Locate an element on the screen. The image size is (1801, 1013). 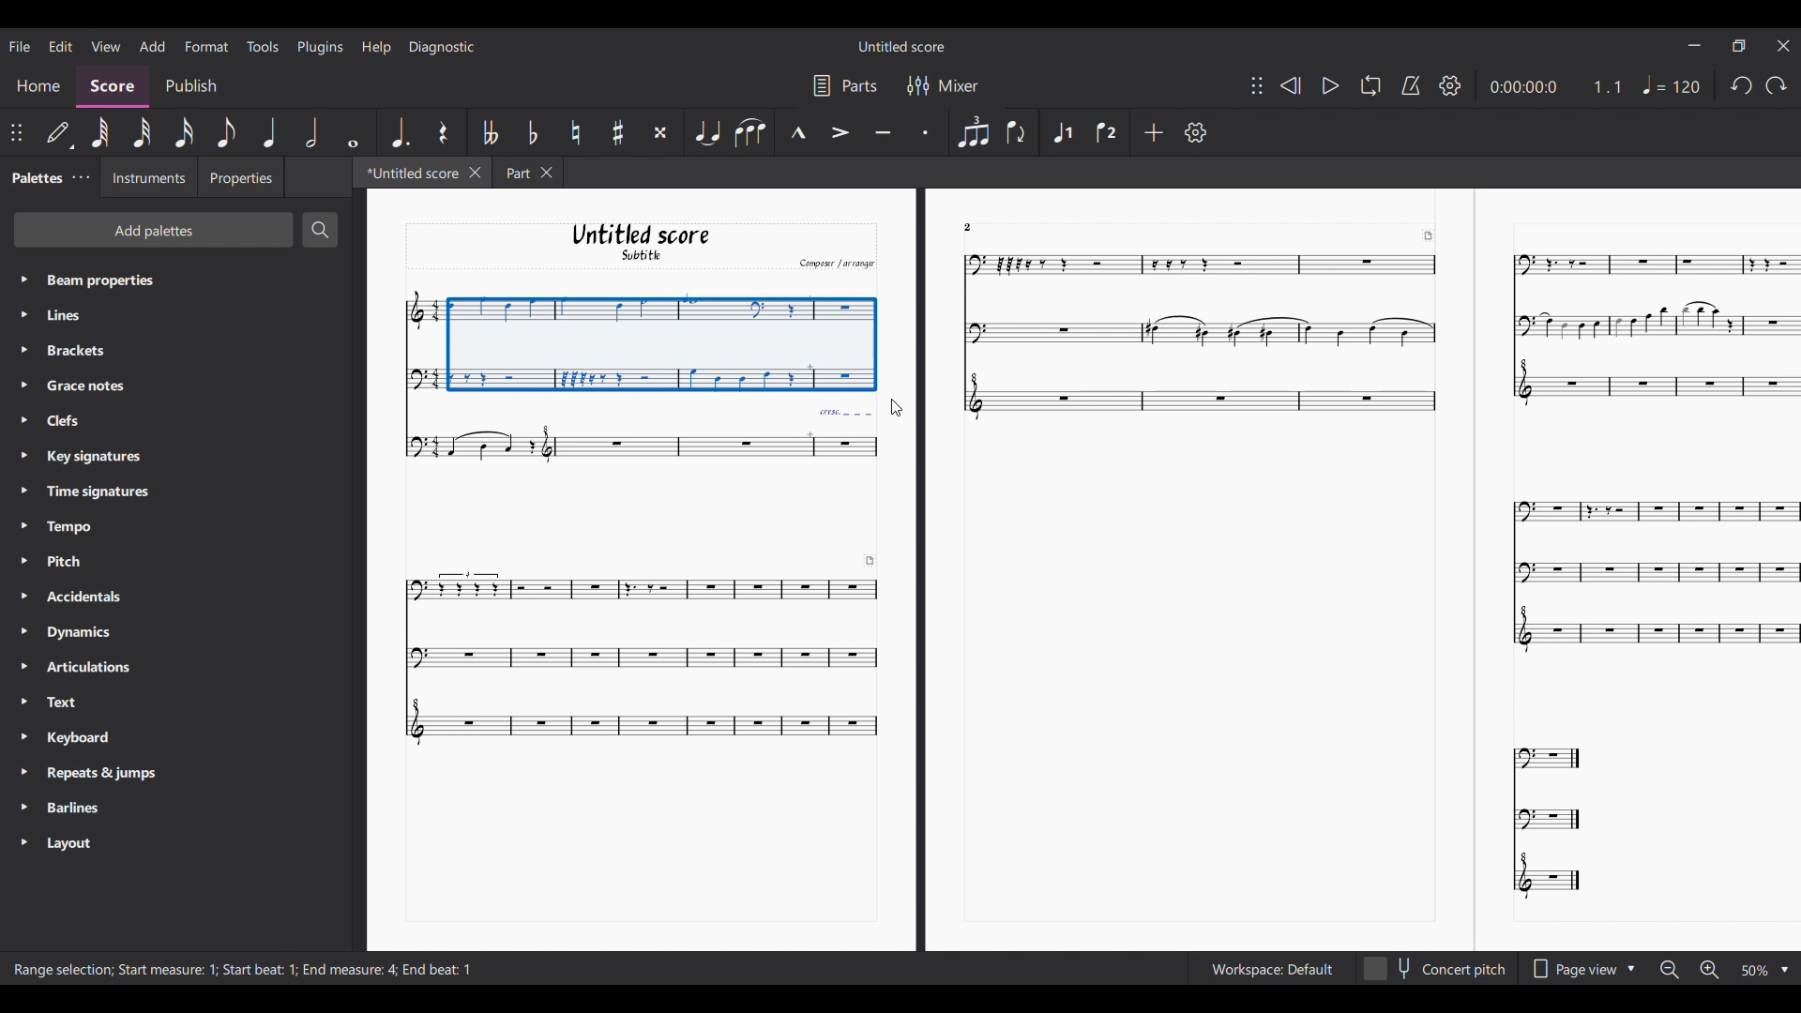
 is located at coordinates (19, 844).